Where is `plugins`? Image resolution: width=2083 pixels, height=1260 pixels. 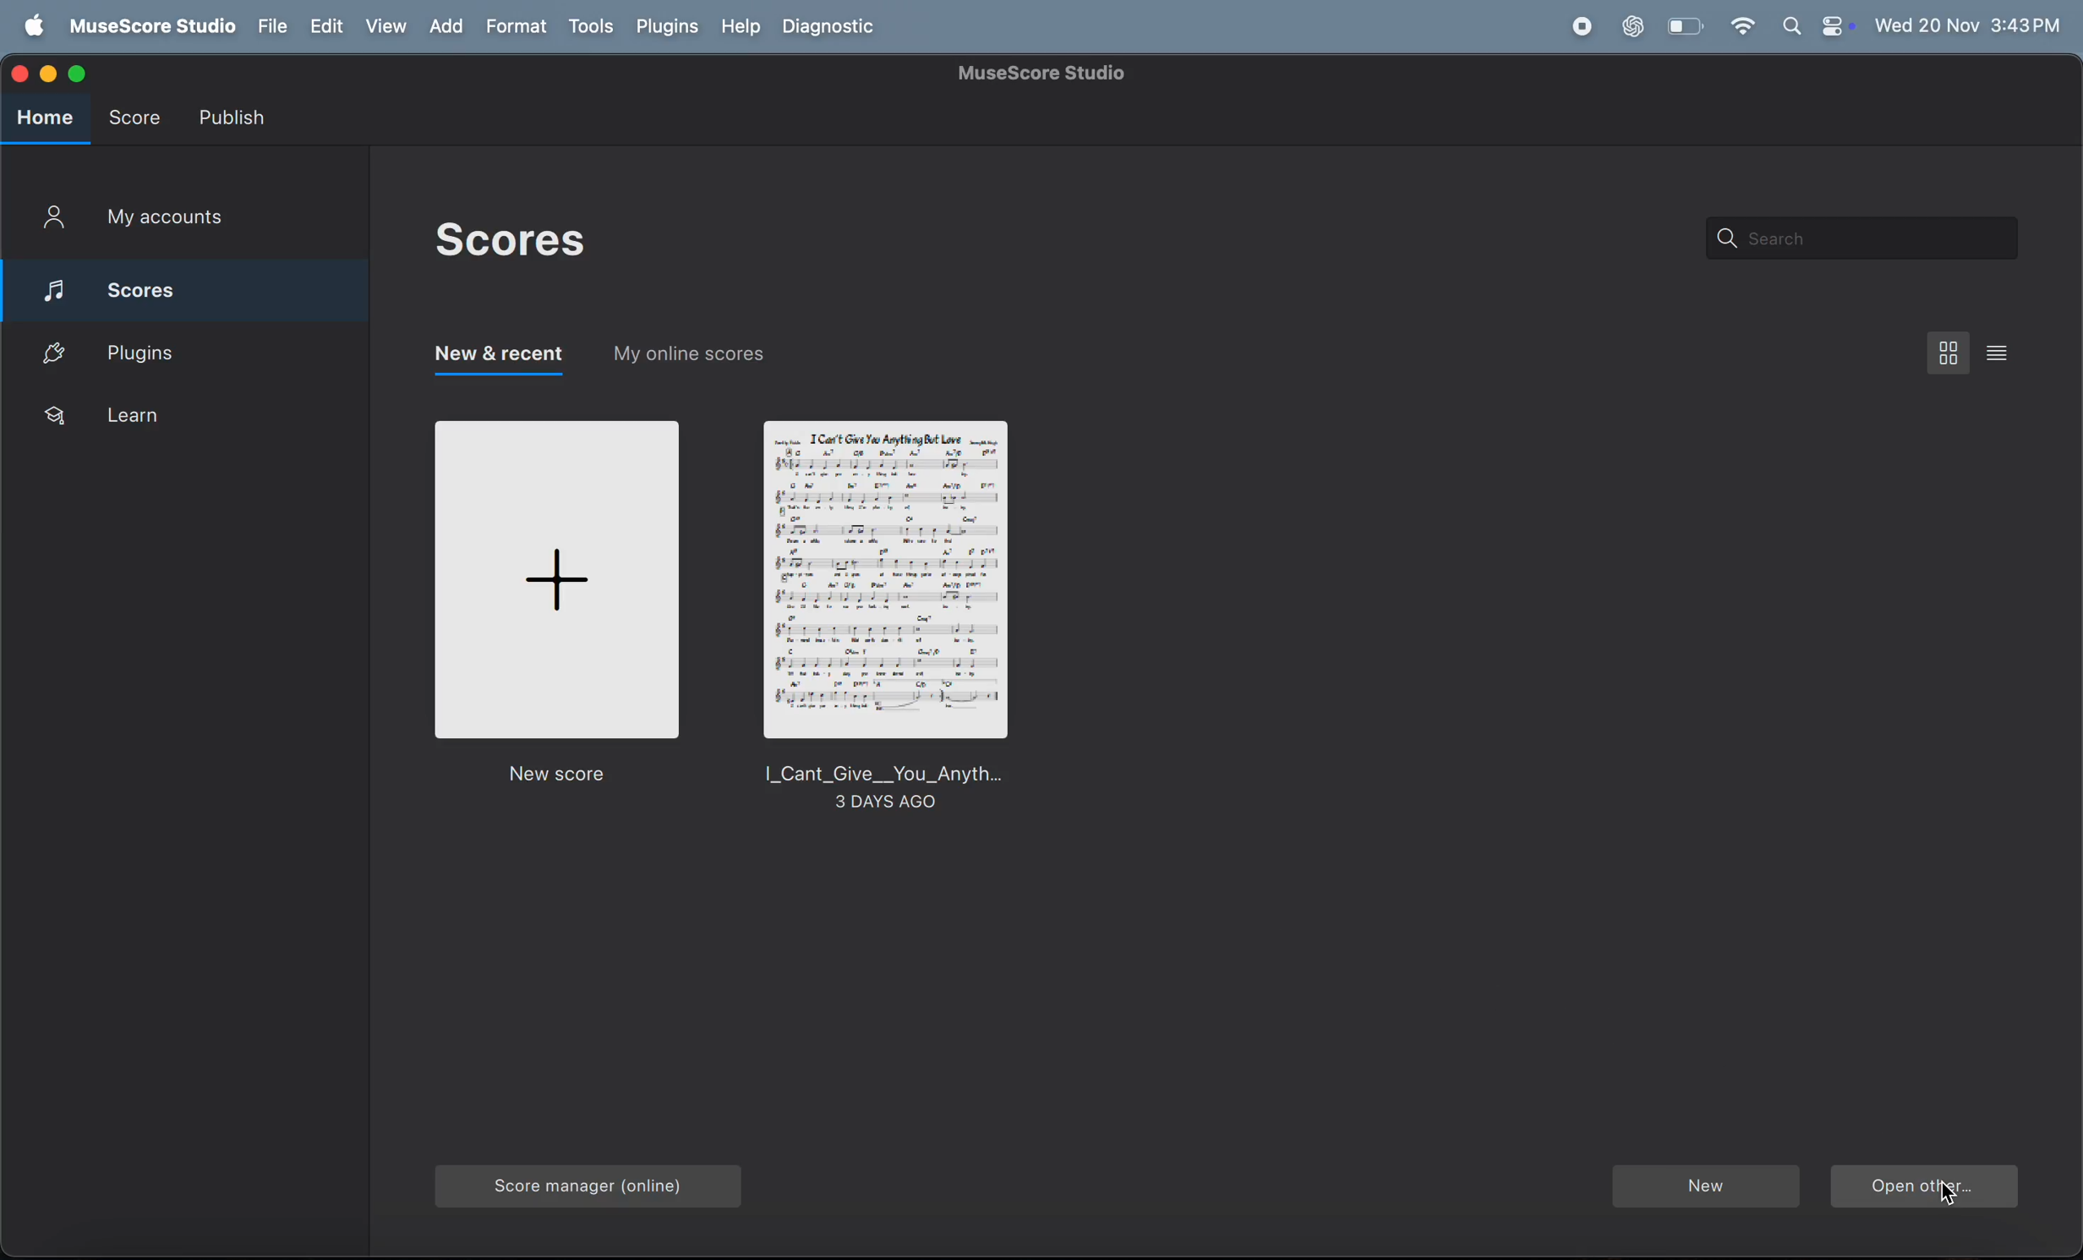
plugins is located at coordinates (187, 353).